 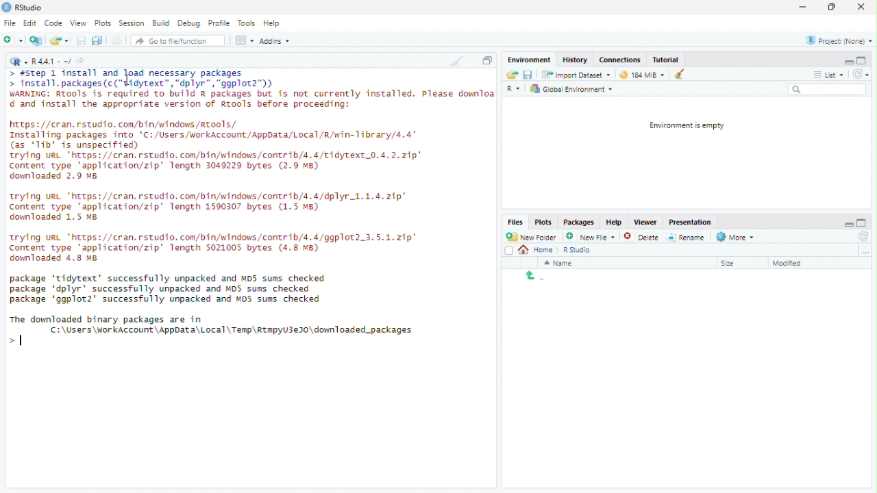 I want to click on New File, so click(x=589, y=236).